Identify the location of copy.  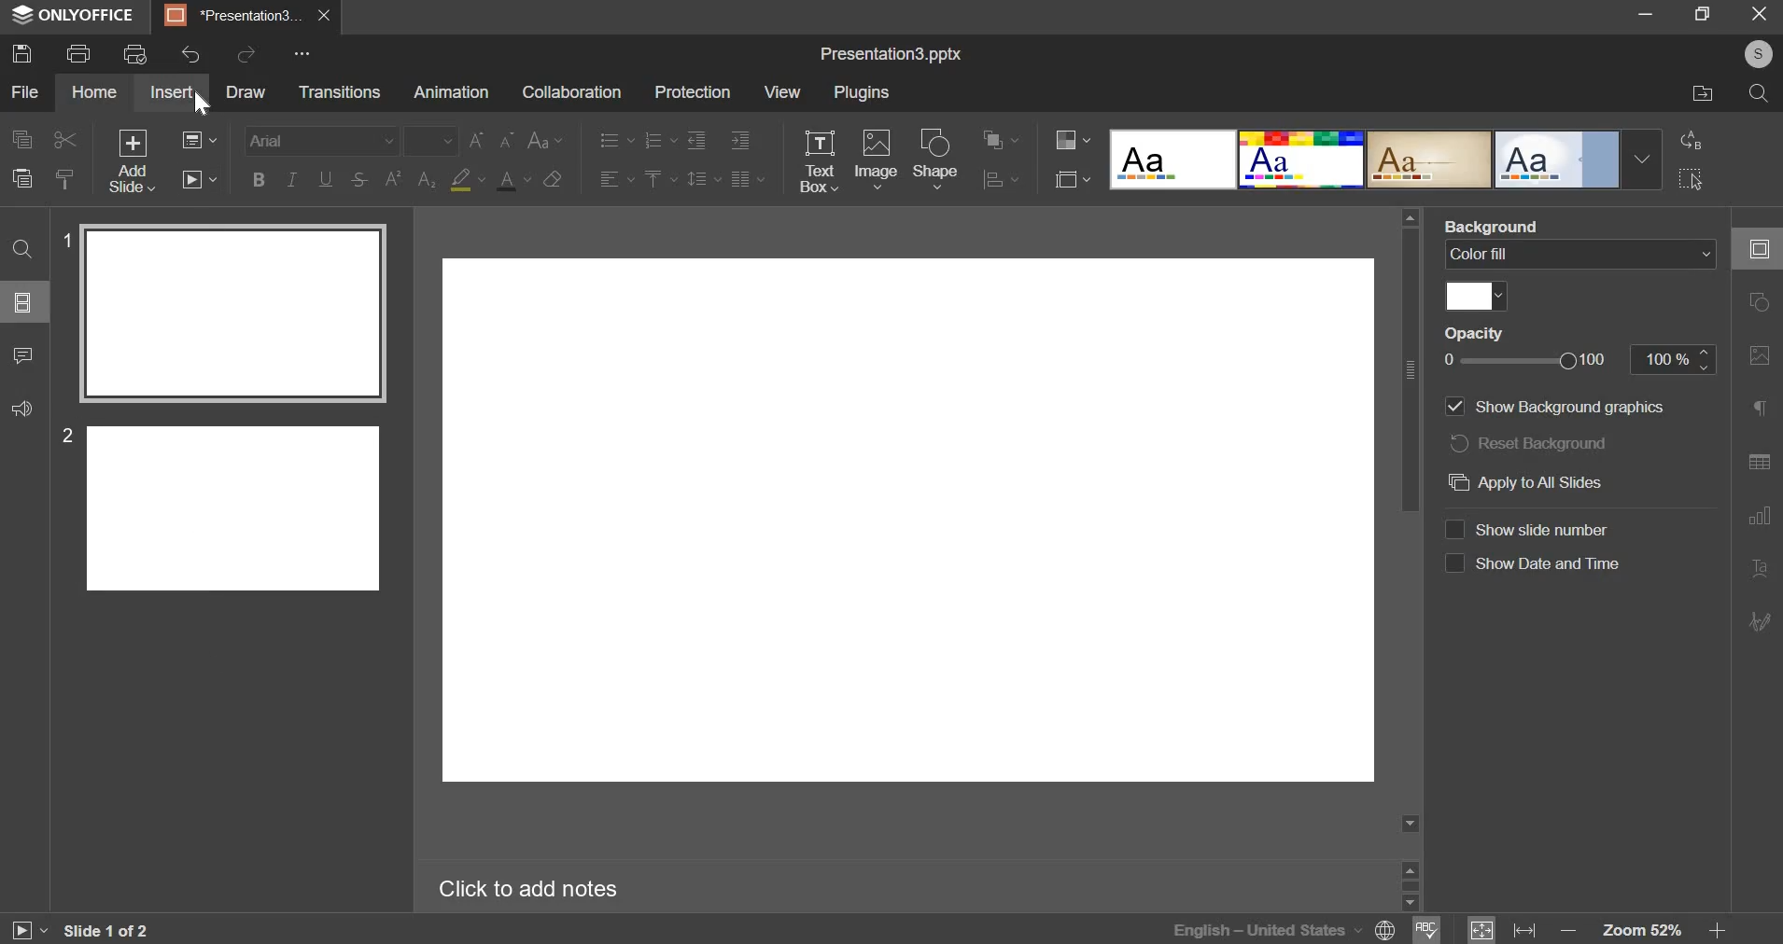
(22, 139).